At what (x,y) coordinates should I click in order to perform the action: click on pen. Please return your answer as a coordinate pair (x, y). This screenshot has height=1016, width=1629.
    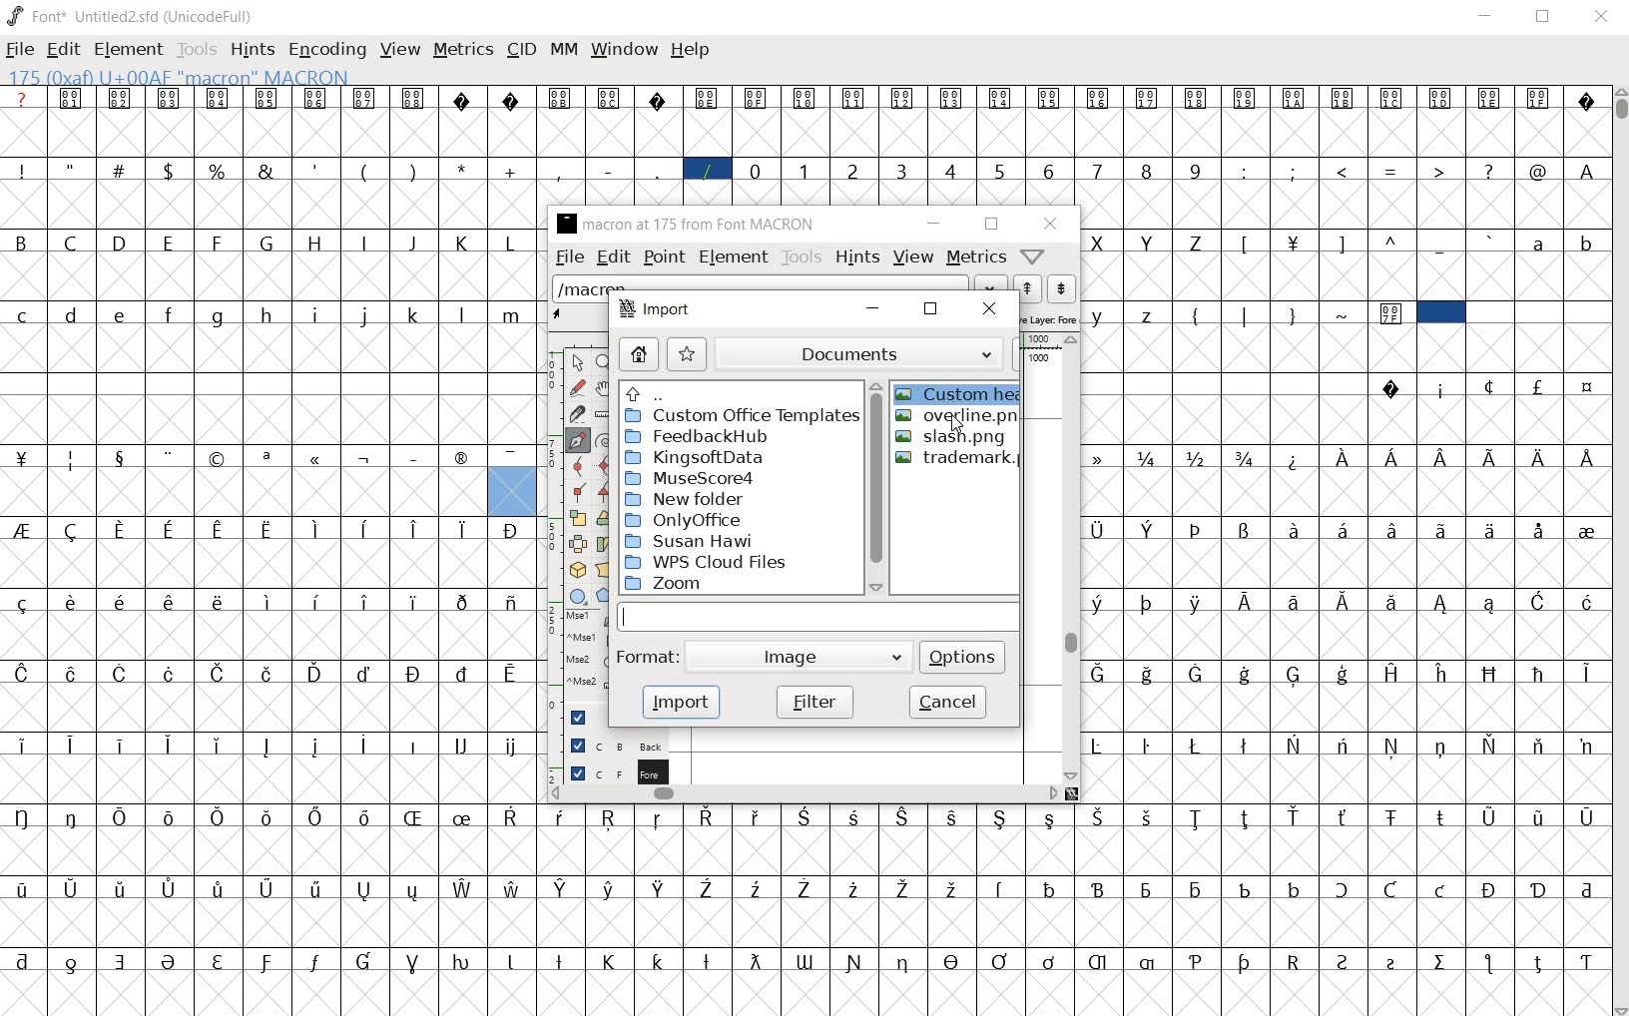
    Looking at the image, I should click on (576, 440).